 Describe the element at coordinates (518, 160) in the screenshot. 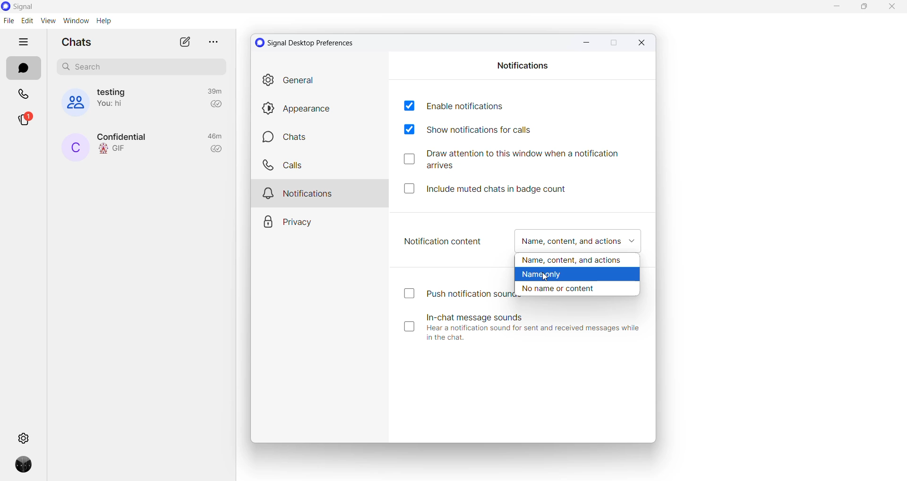

I see `draw attention checkbox` at that location.